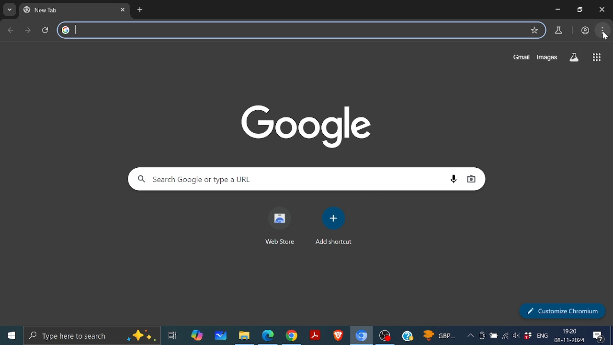 The image size is (613, 345). I want to click on Meet now, so click(482, 337).